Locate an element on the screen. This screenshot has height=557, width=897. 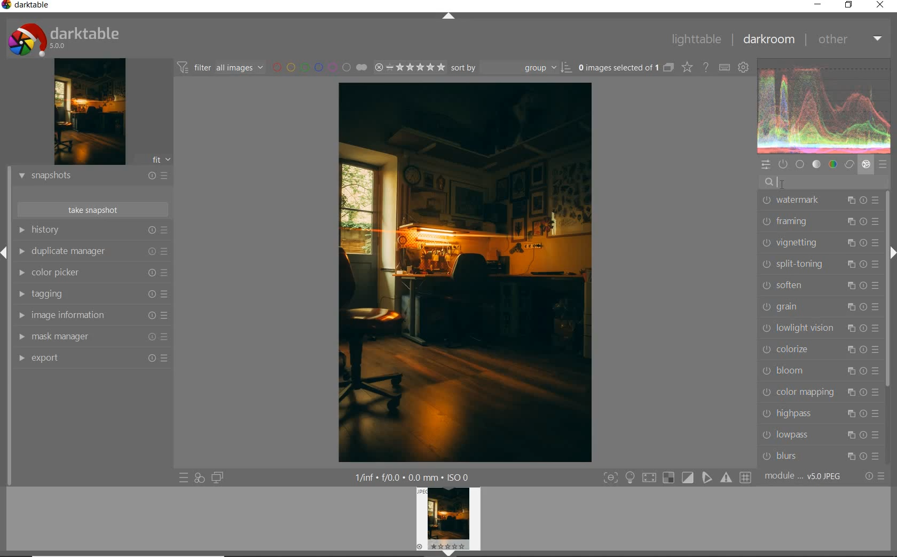
other is located at coordinates (849, 39).